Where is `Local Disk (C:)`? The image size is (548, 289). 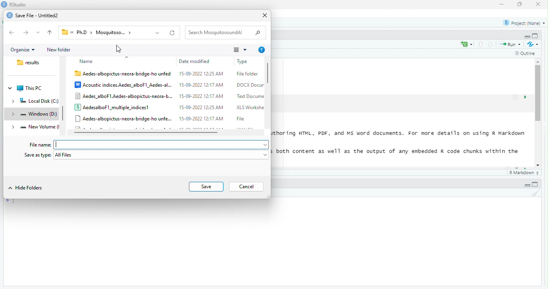
Local Disk (C:) is located at coordinates (39, 101).